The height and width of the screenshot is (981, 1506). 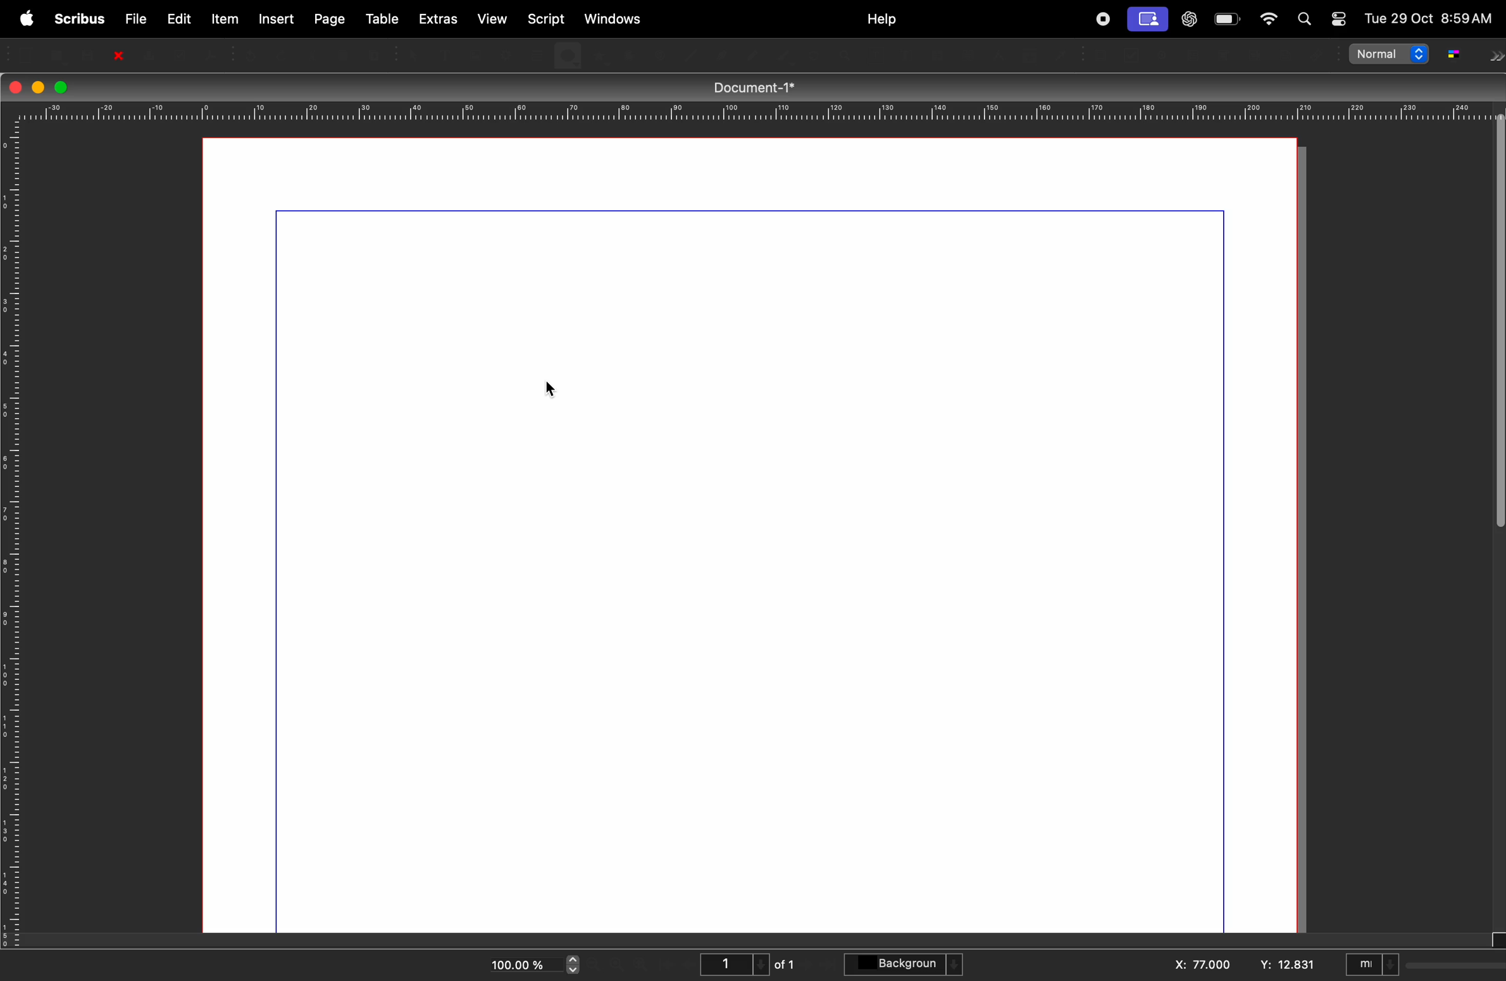 I want to click on Undo, so click(x=252, y=53).